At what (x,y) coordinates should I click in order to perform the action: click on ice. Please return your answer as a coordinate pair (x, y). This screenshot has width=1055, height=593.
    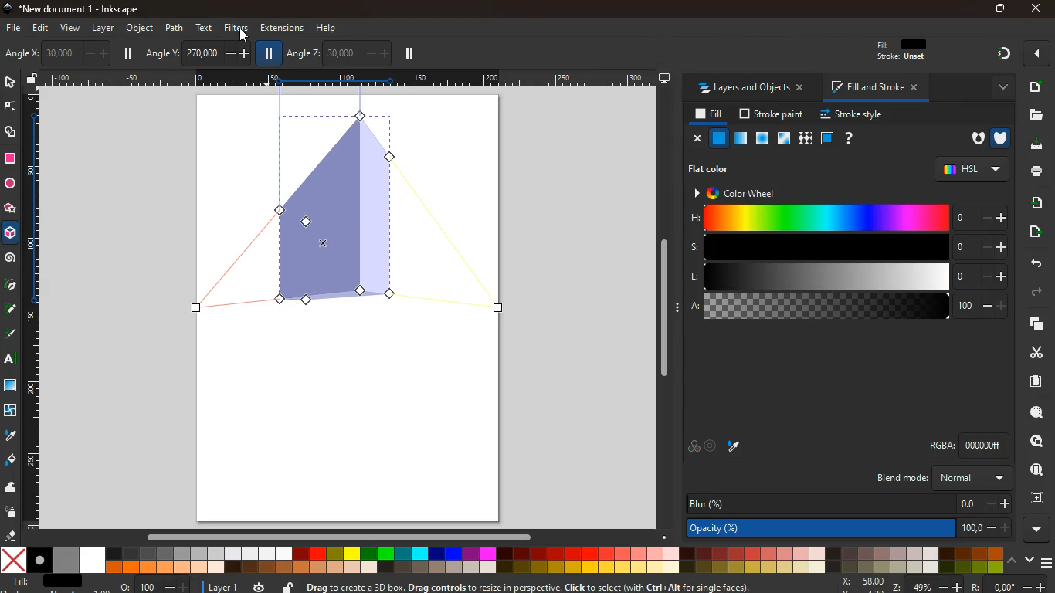
    Looking at the image, I should click on (760, 138).